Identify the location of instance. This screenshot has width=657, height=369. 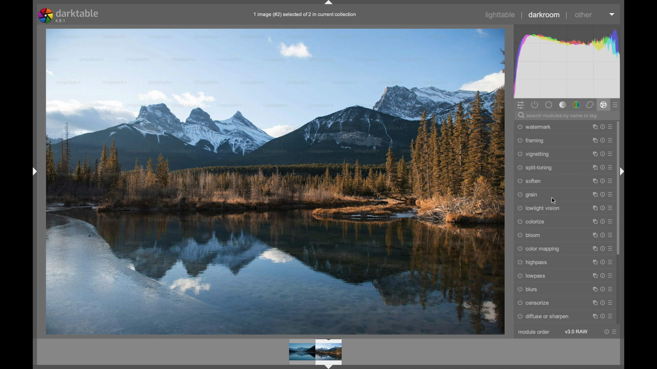
(592, 275).